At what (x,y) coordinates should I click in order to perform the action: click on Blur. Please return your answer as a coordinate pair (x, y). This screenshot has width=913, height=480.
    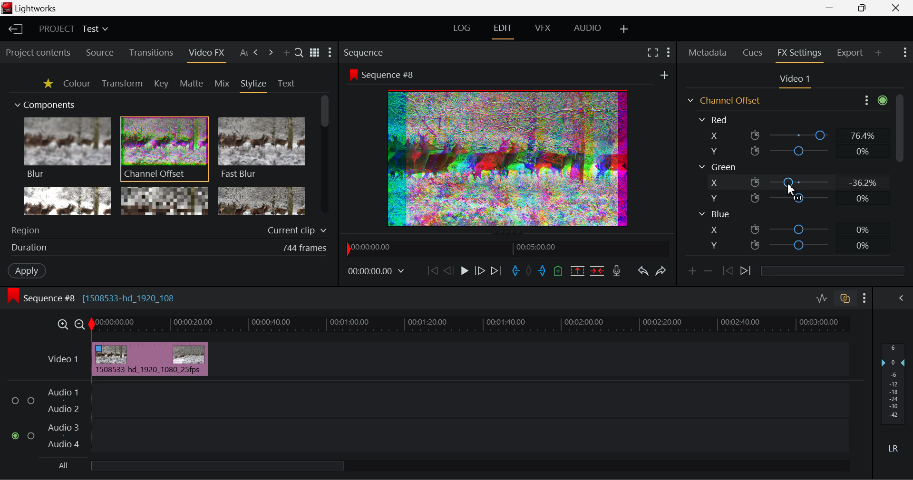
    Looking at the image, I should click on (67, 148).